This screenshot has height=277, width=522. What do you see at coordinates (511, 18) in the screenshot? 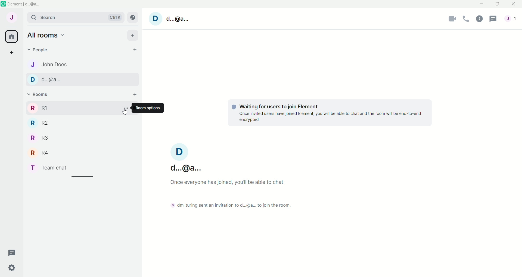
I see `account` at bounding box center [511, 18].